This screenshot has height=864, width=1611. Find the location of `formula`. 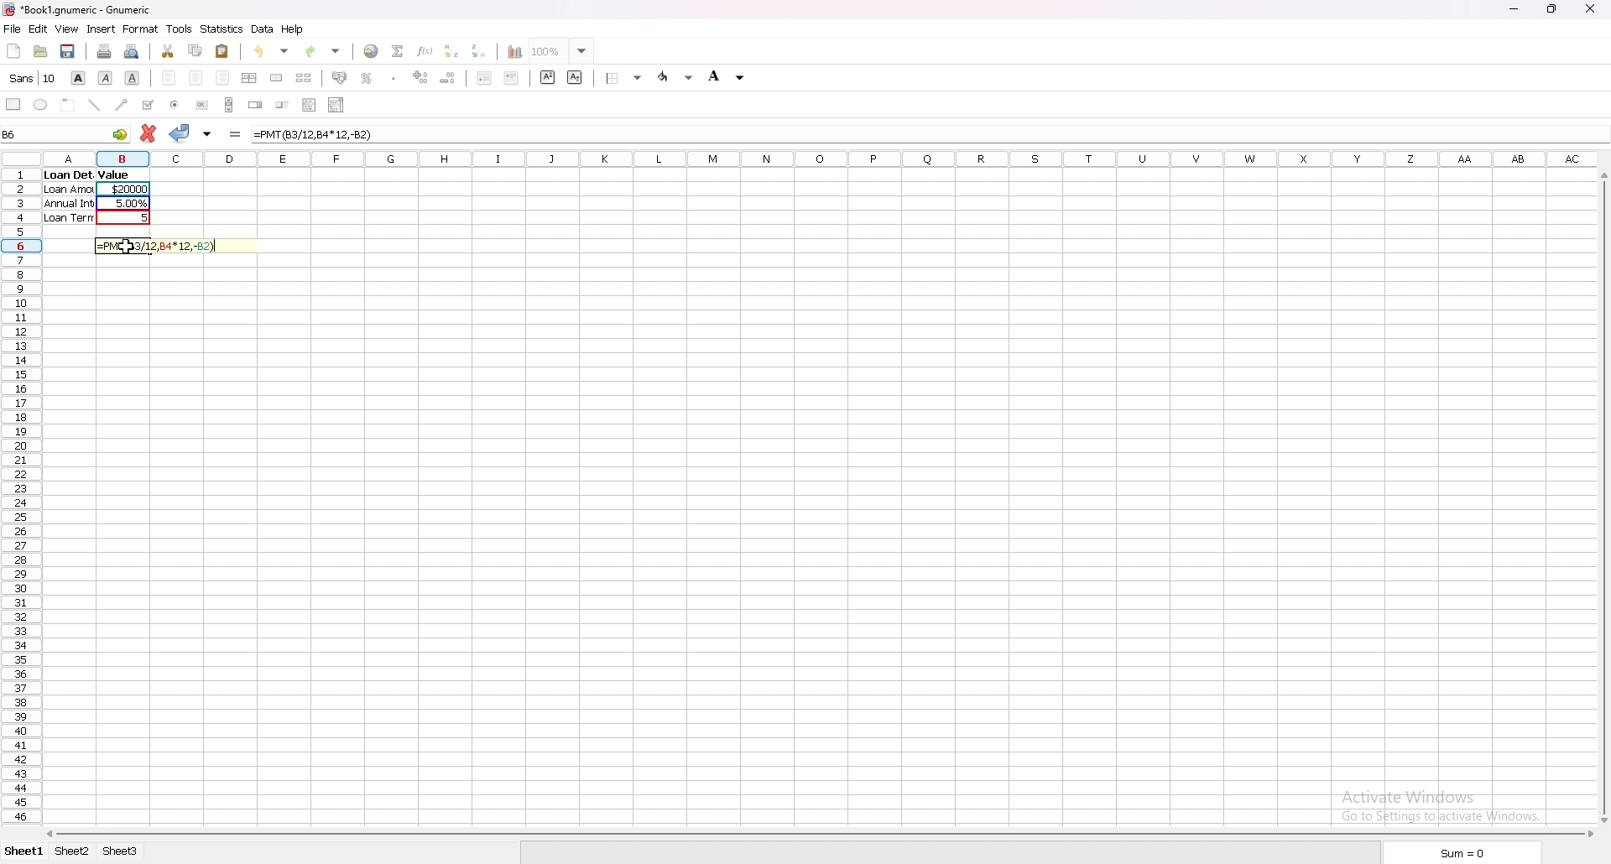

formula is located at coordinates (159, 245).